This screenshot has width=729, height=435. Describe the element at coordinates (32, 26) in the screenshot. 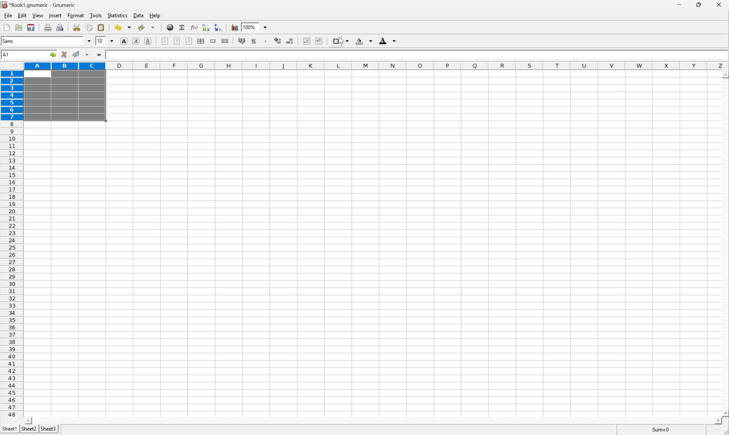

I see `save current workbook` at that location.